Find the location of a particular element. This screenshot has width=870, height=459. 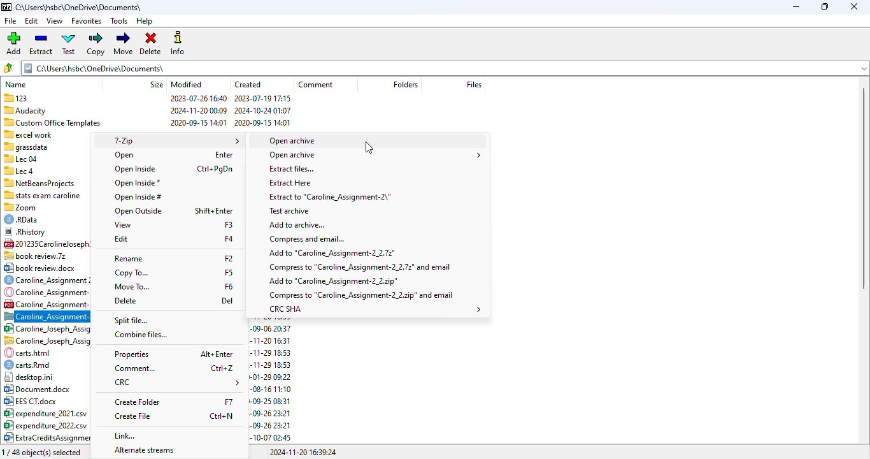

modified is located at coordinates (186, 84).